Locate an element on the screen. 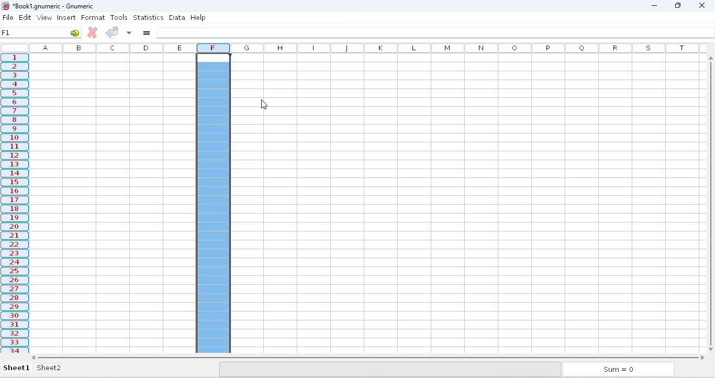  selected column is located at coordinates (16, 204).